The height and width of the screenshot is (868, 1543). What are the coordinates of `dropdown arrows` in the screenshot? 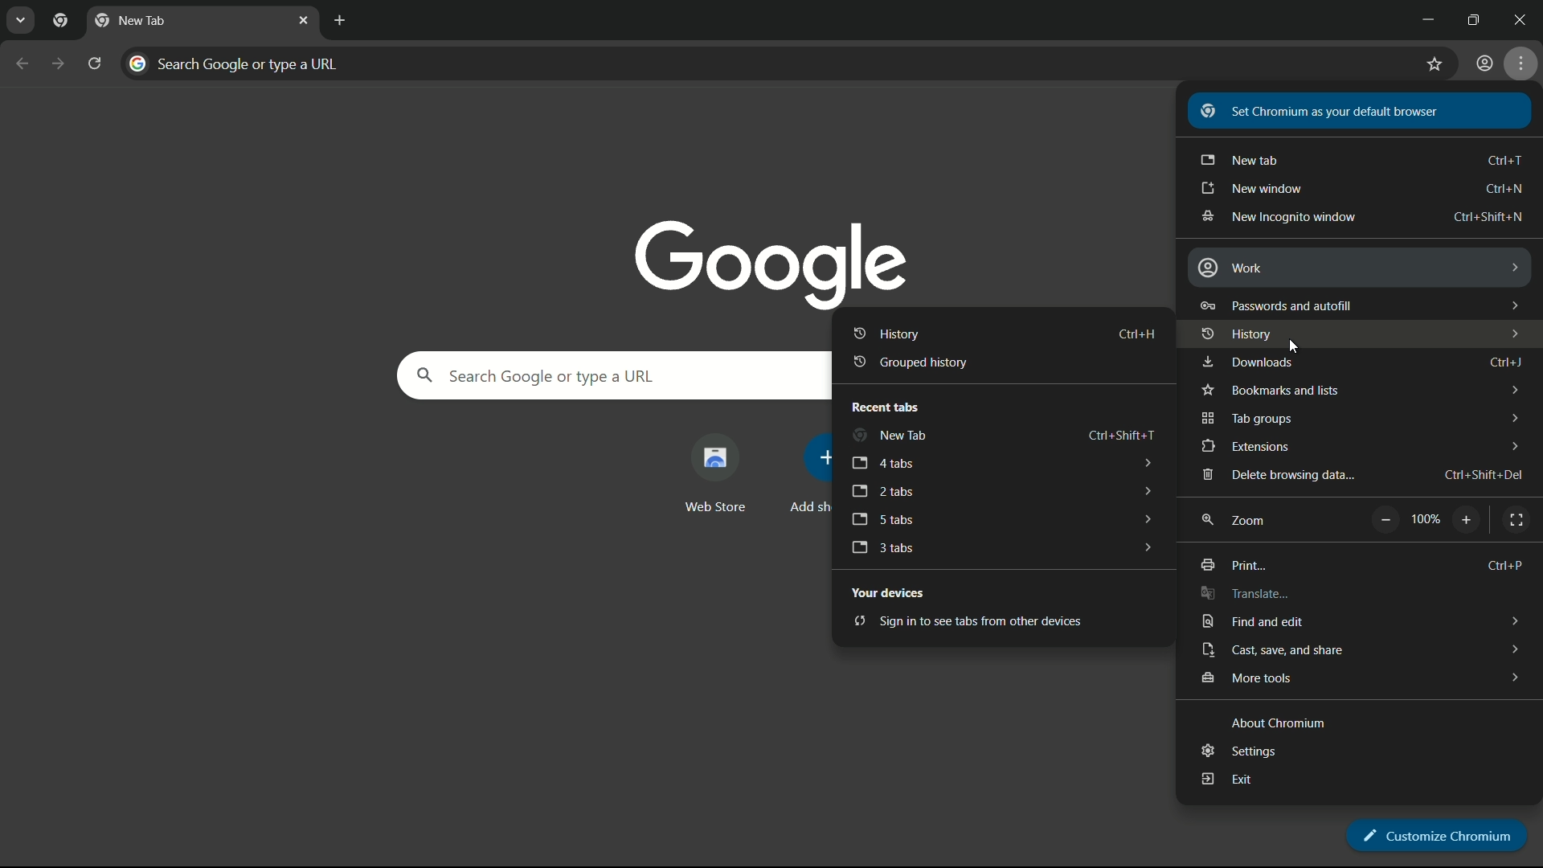 It's located at (1146, 465).